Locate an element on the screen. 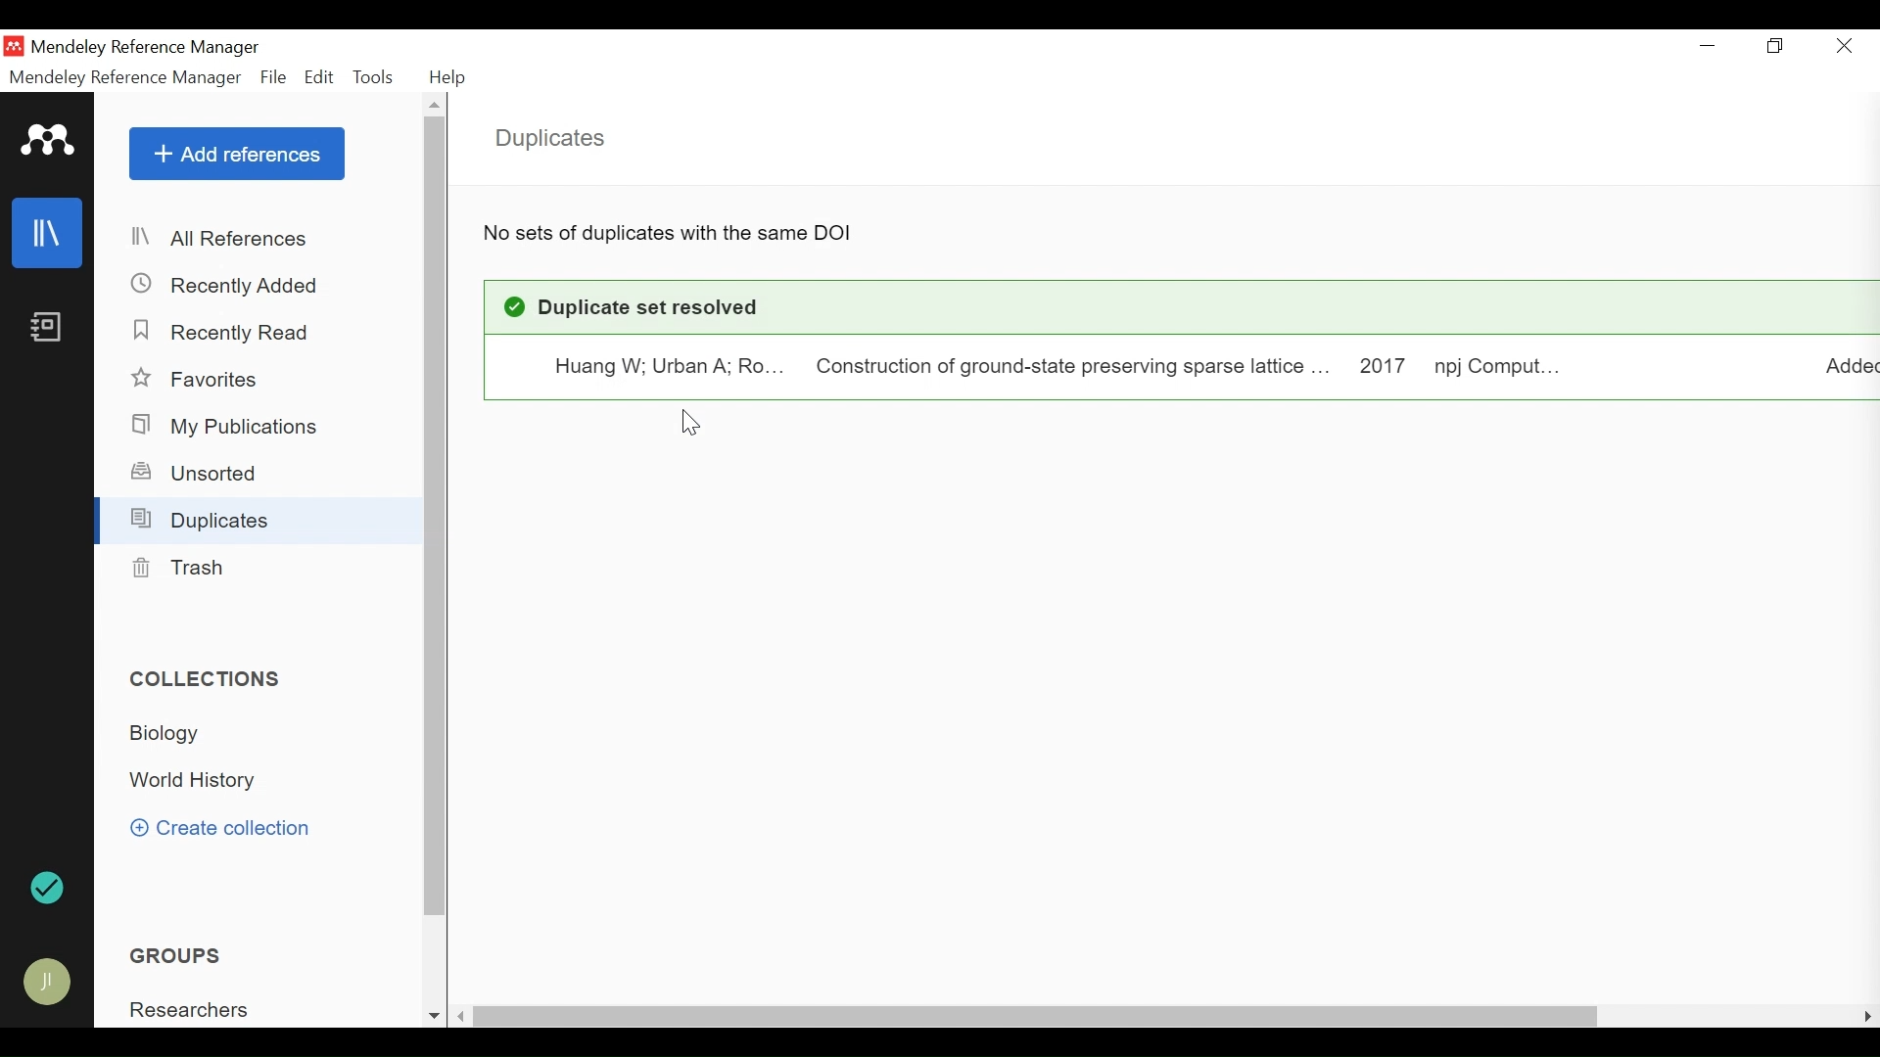 Image resolution: width=1880 pixels, height=1057 pixels. Scroll down is located at coordinates (432, 1018).